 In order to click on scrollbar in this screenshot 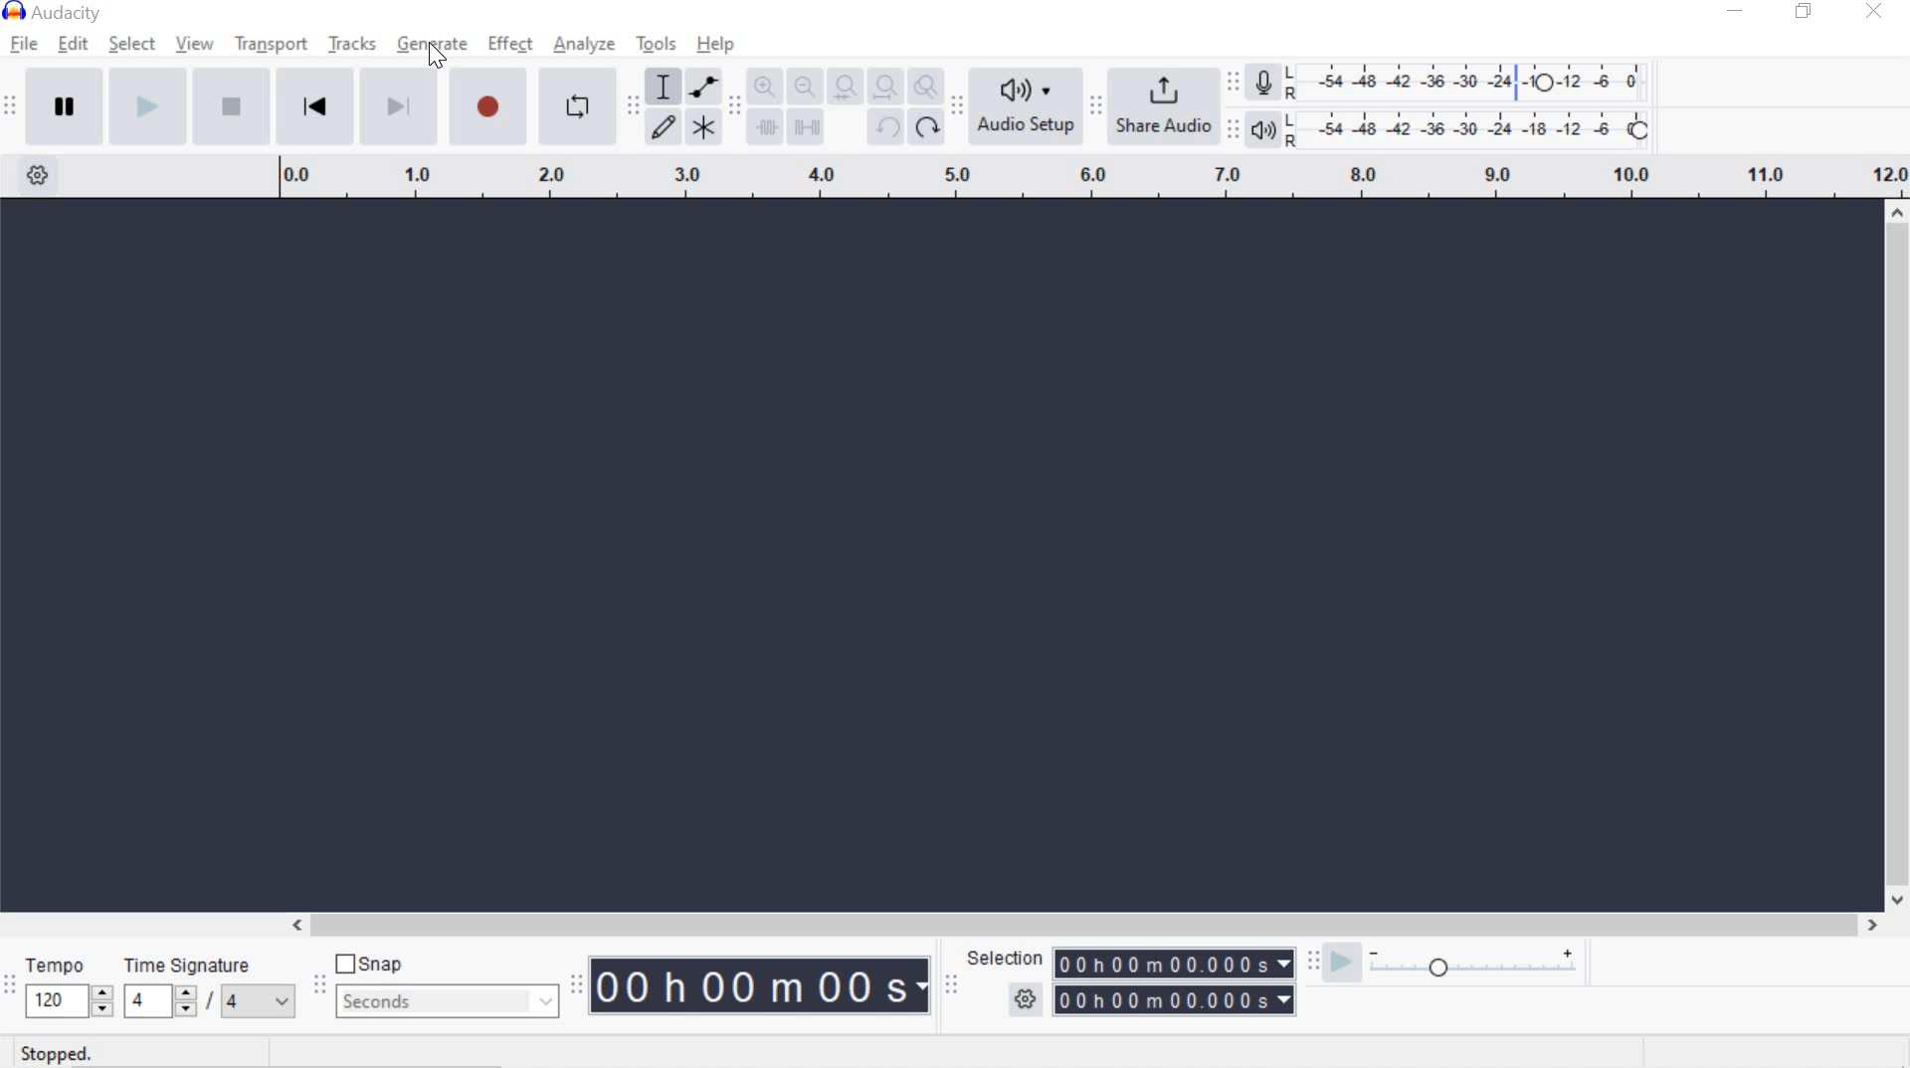, I will do `click(1893, 555)`.